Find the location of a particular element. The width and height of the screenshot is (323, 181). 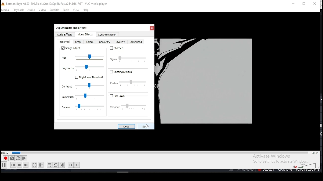

video effects is located at coordinates (85, 34).